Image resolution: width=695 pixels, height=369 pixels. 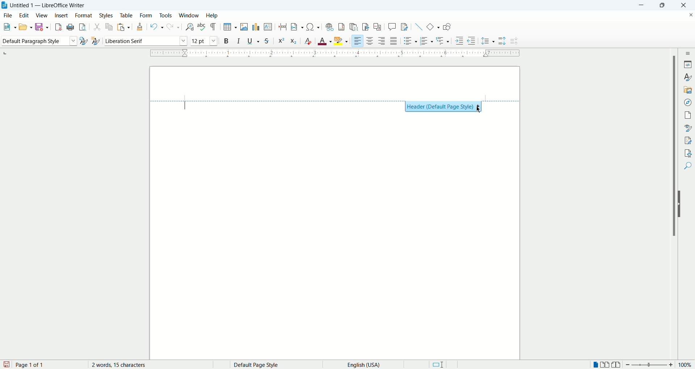 What do you see at coordinates (404, 27) in the screenshot?
I see `track changes` at bounding box center [404, 27].